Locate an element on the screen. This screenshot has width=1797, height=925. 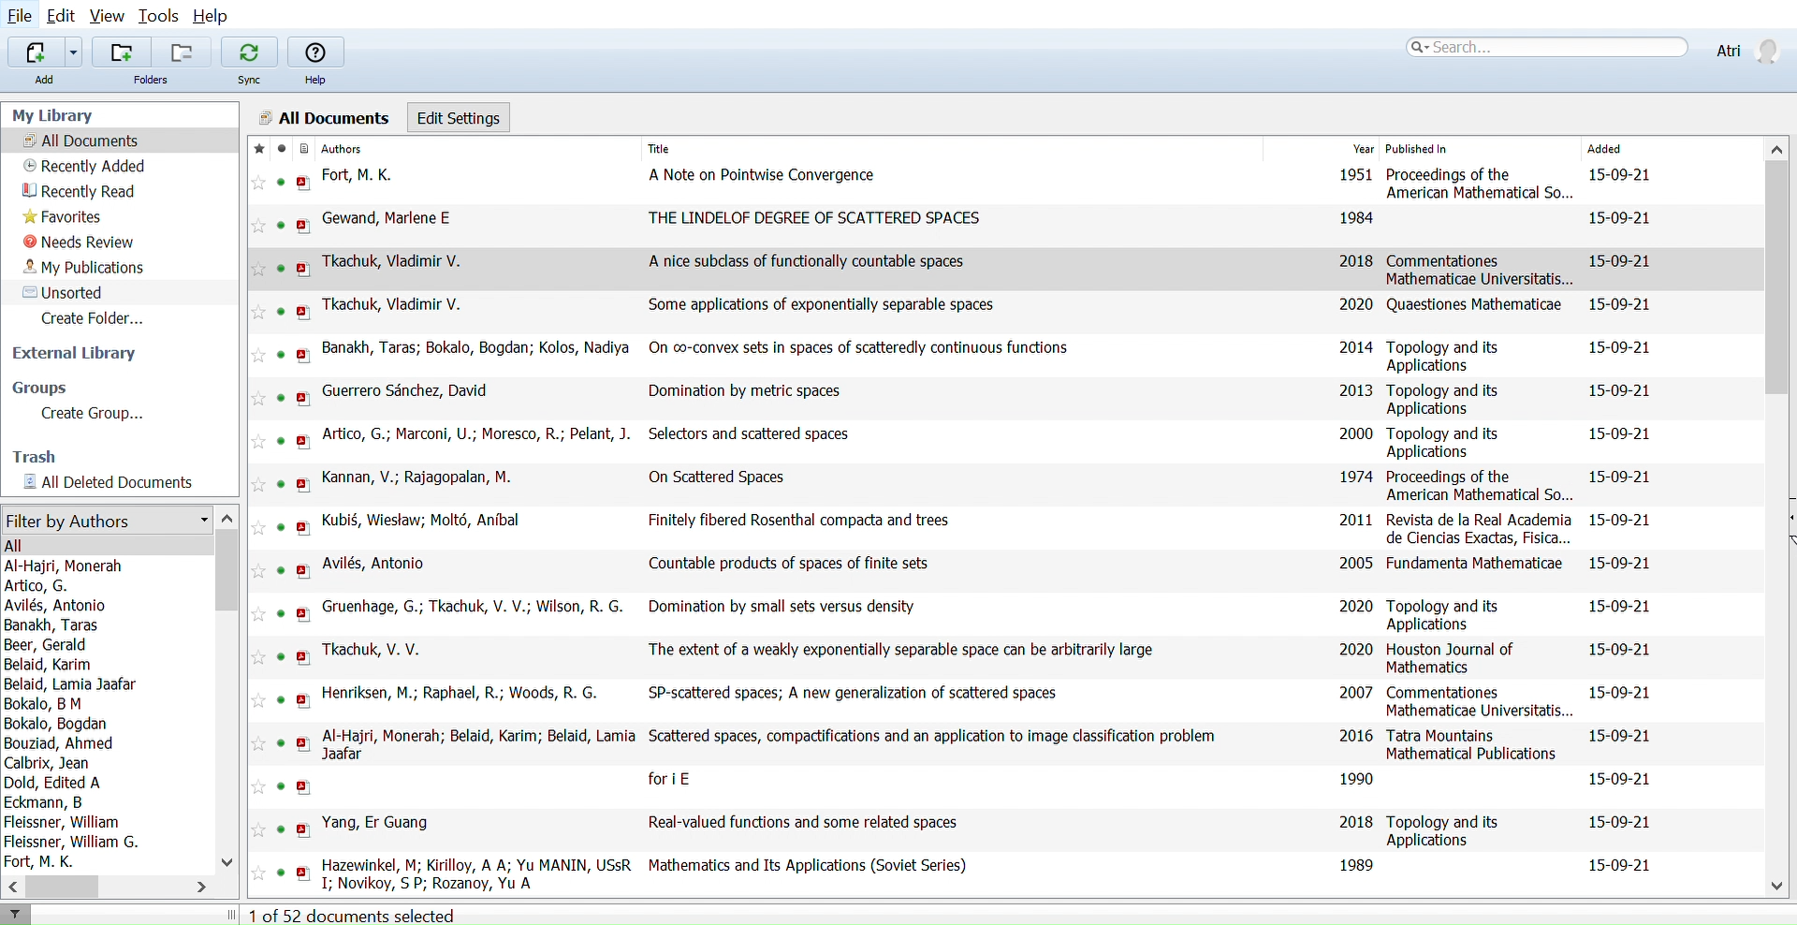
Add this reference to favorites is located at coordinates (259, 616).